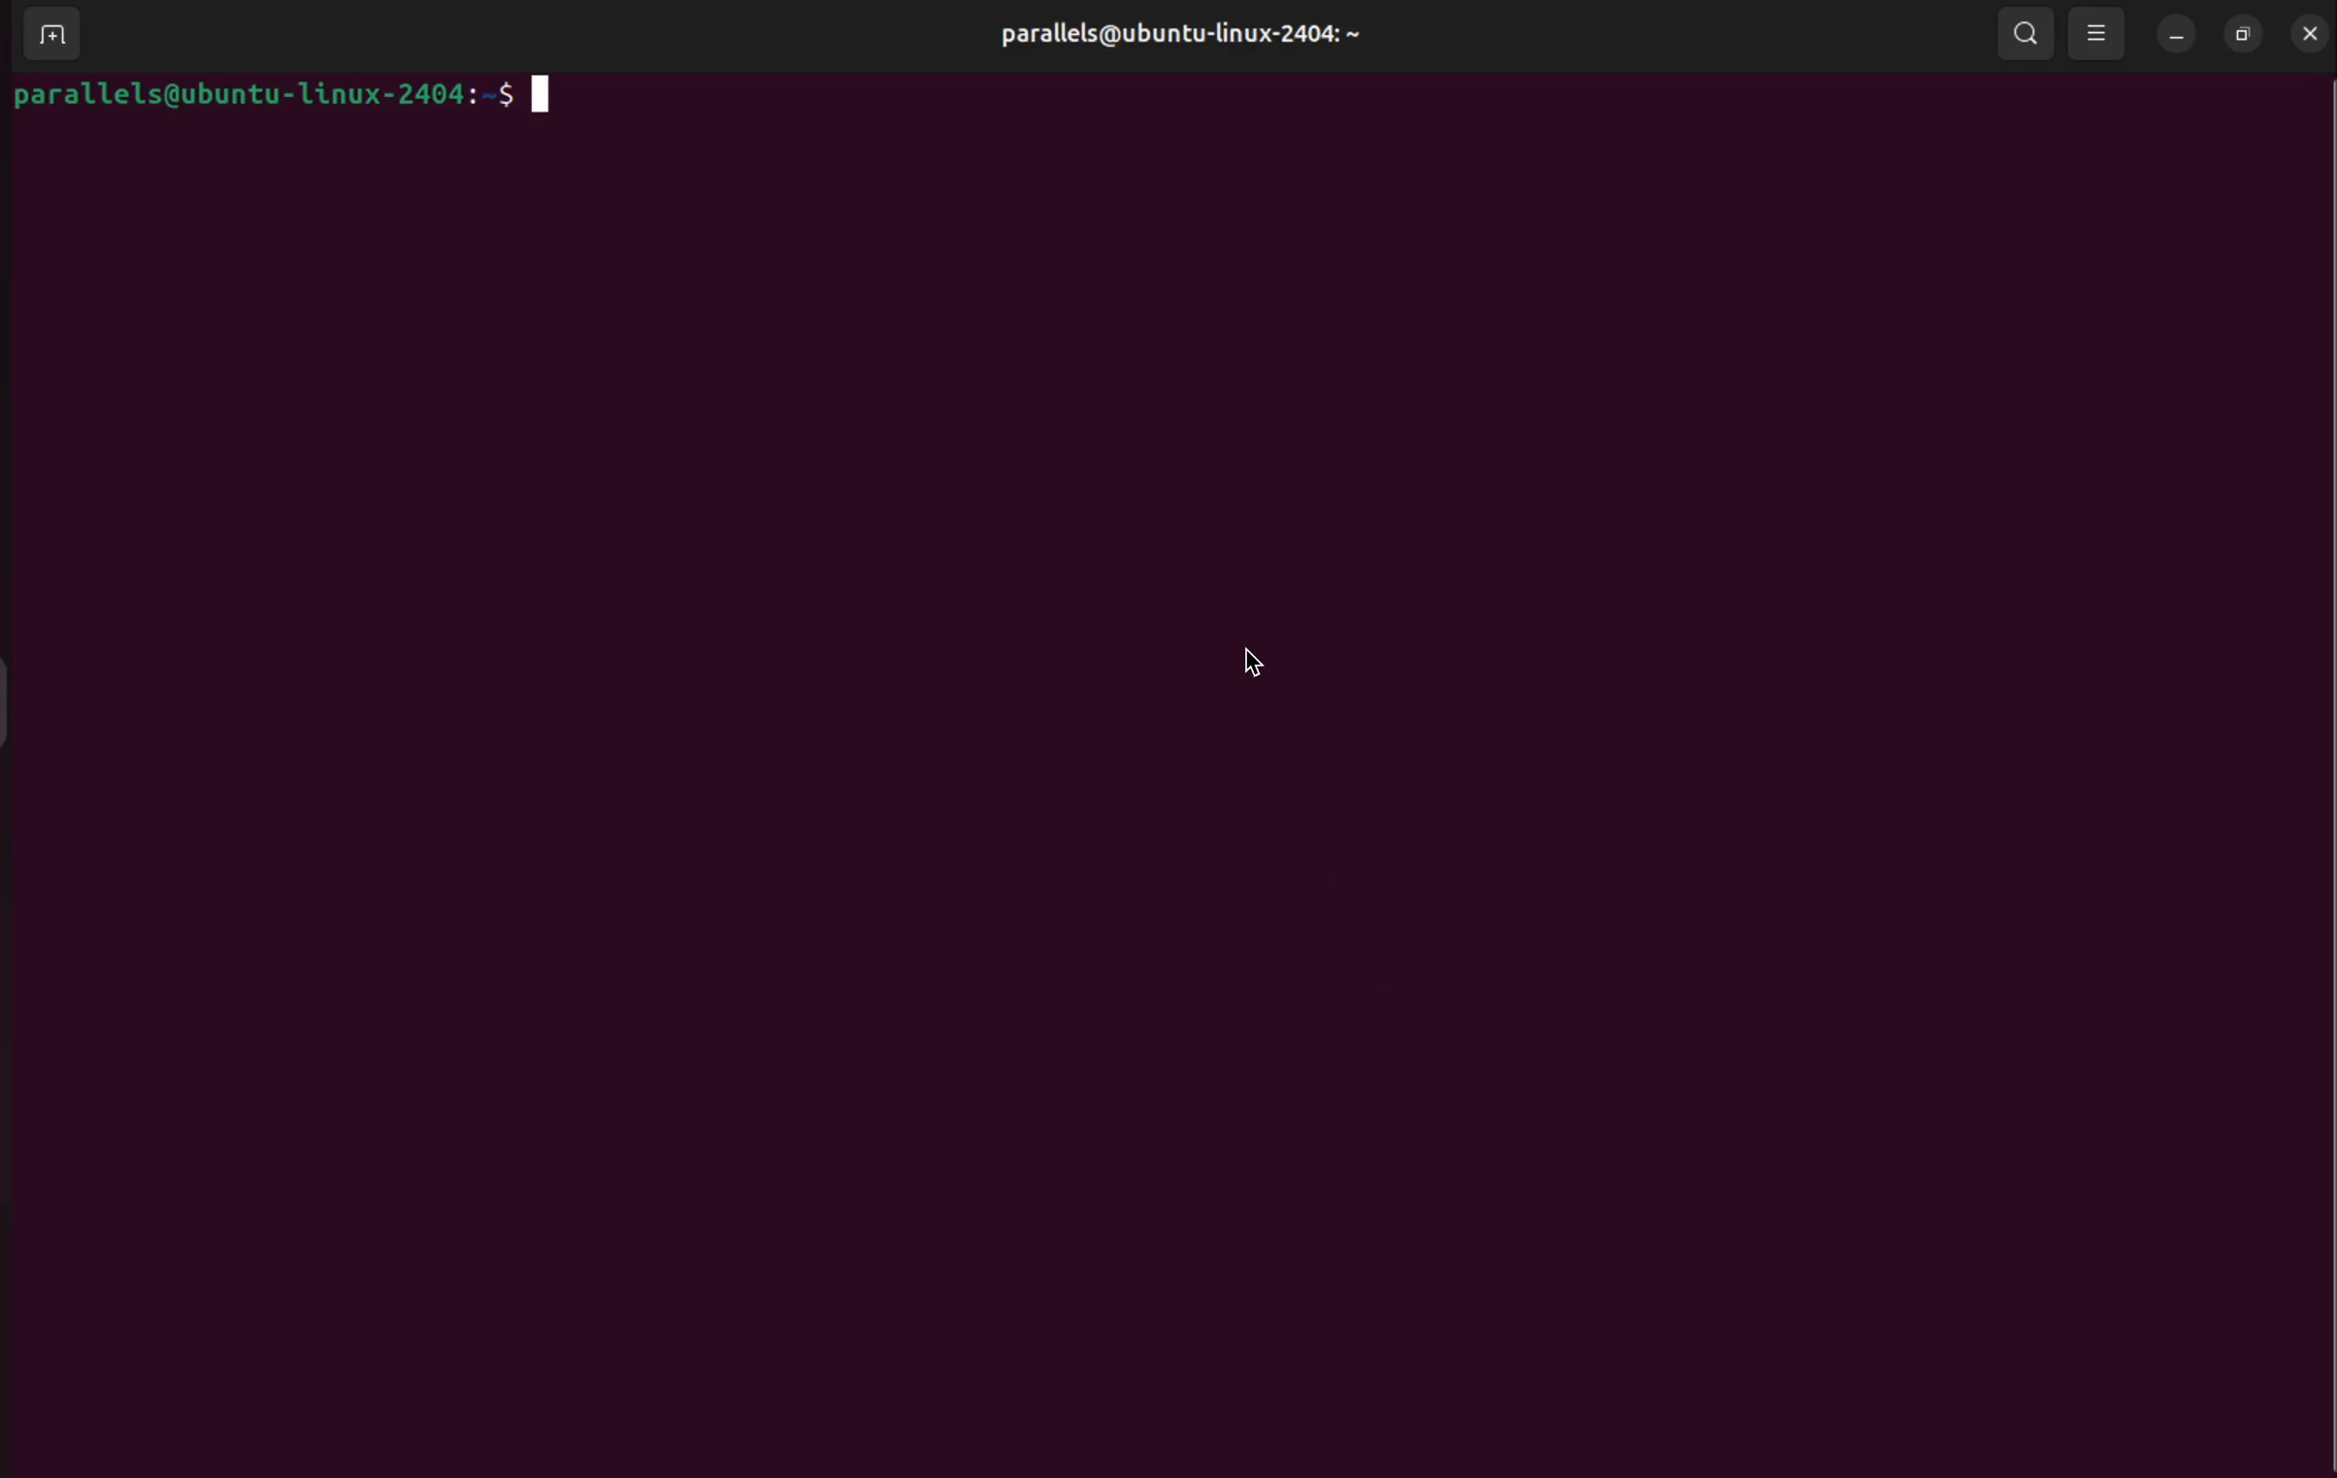  What do you see at coordinates (58, 28) in the screenshot?
I see `add terminal` at bounding box center [58, 28].